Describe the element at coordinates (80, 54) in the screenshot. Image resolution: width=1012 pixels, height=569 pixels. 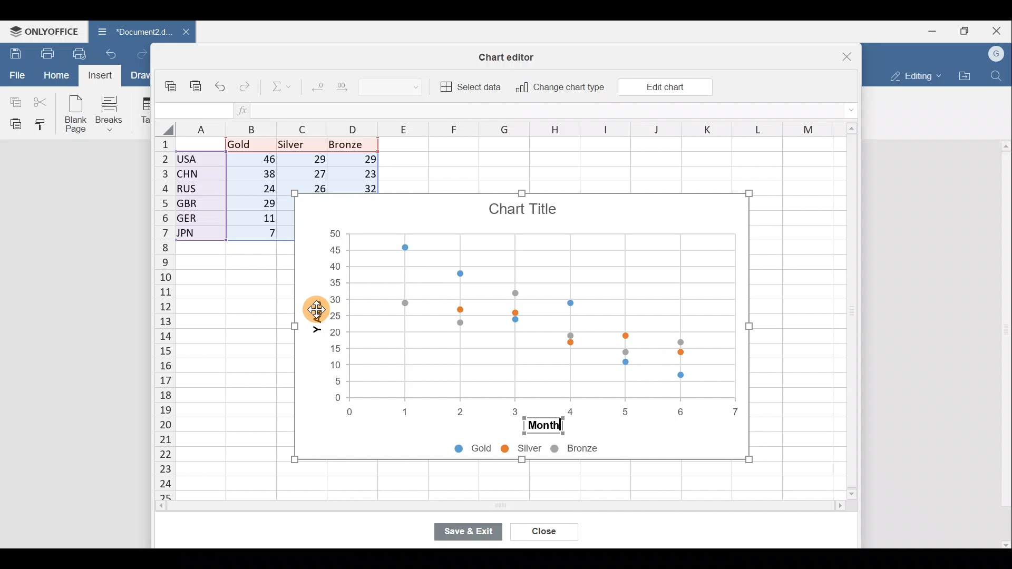
I see `Quick print` at that location.